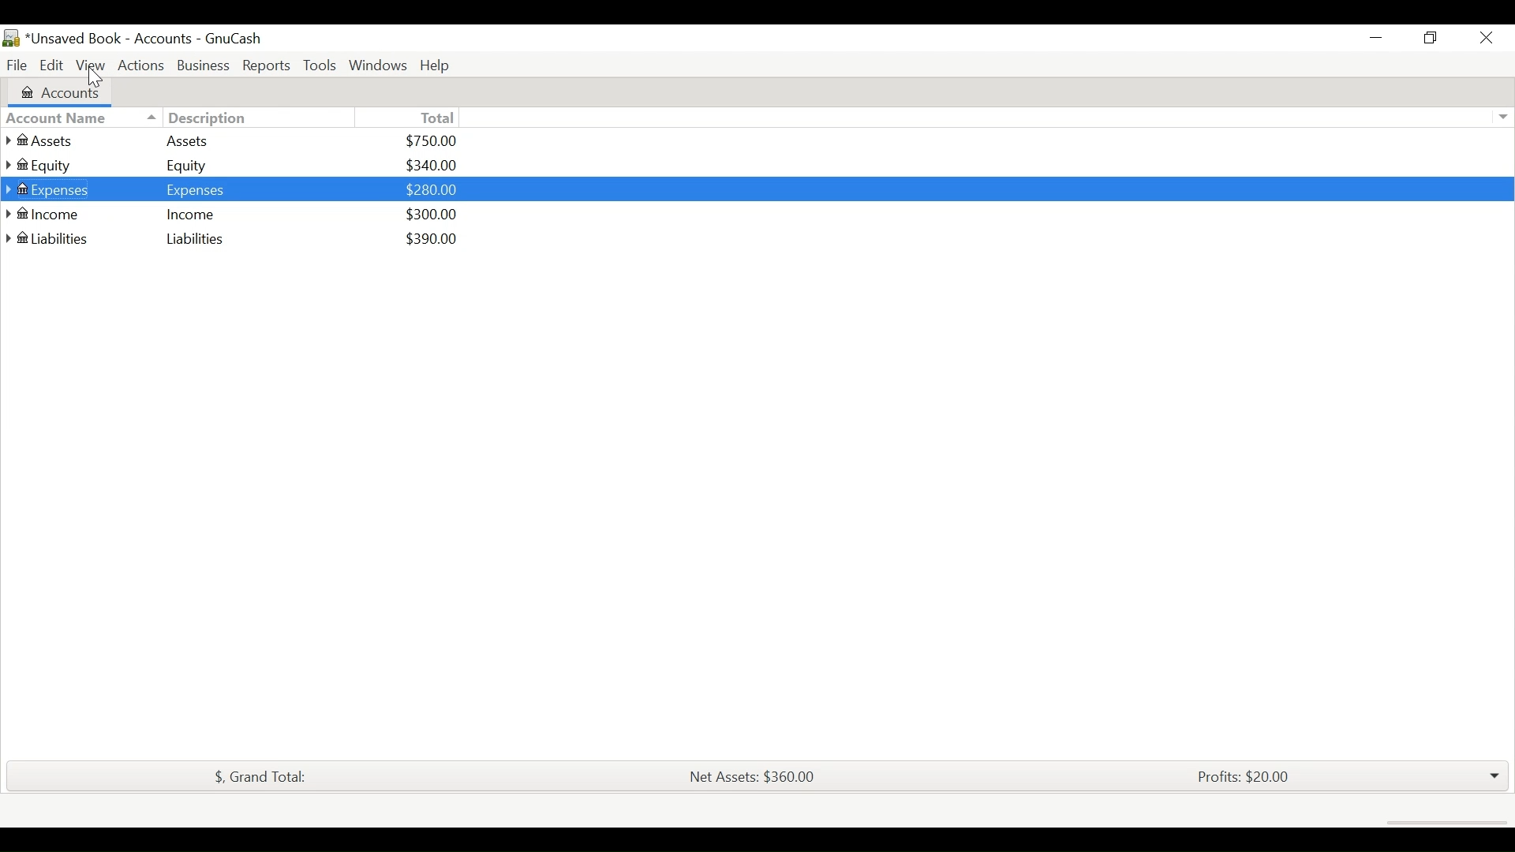 The height and width of the screenshot is (852, 1515). I want to click on View, so click(92, 64).